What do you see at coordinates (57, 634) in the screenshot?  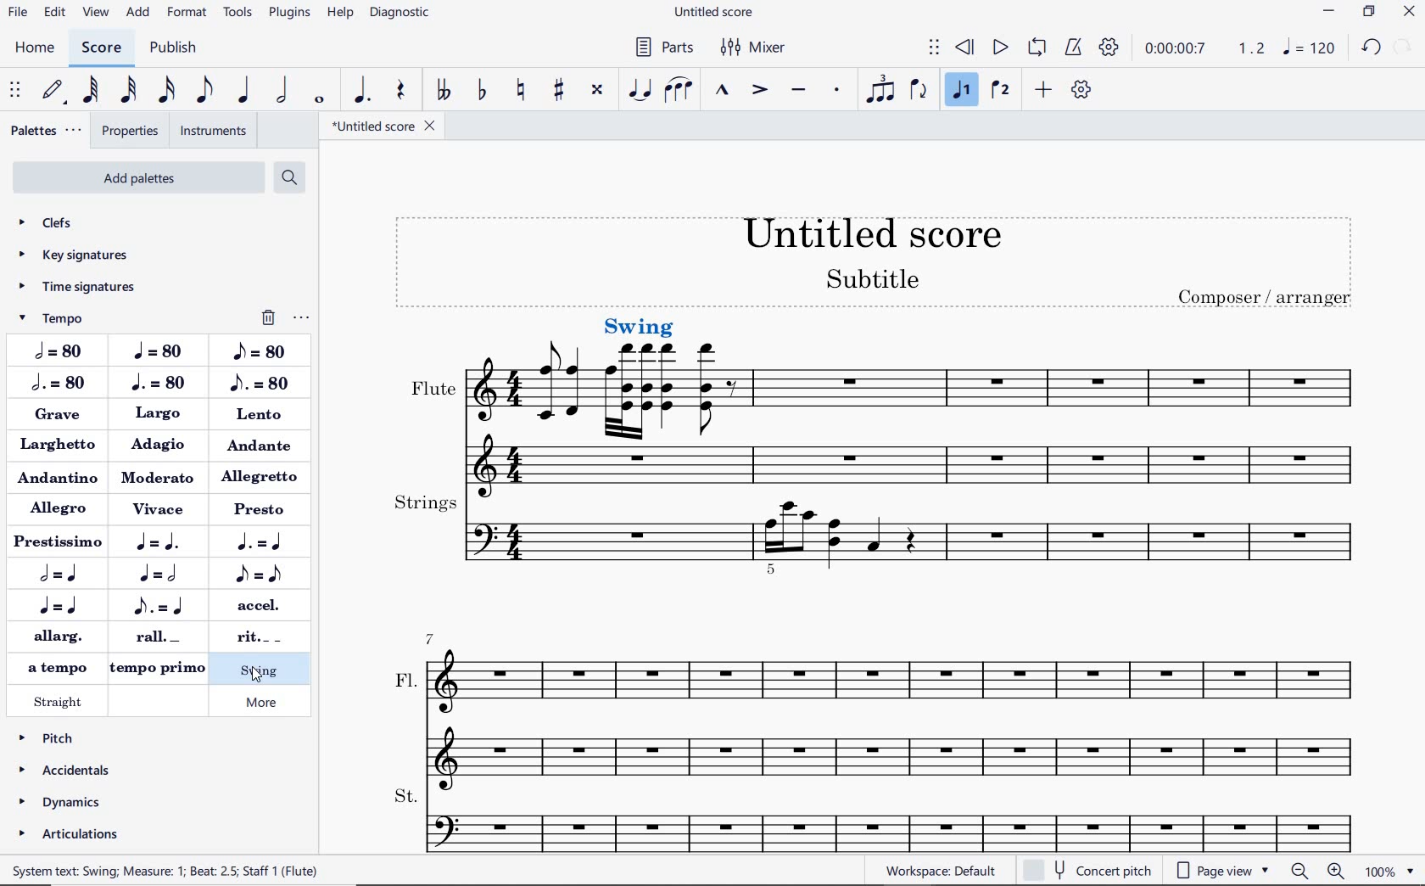 I see `ALLARG.` at bounding box center [57, 634].